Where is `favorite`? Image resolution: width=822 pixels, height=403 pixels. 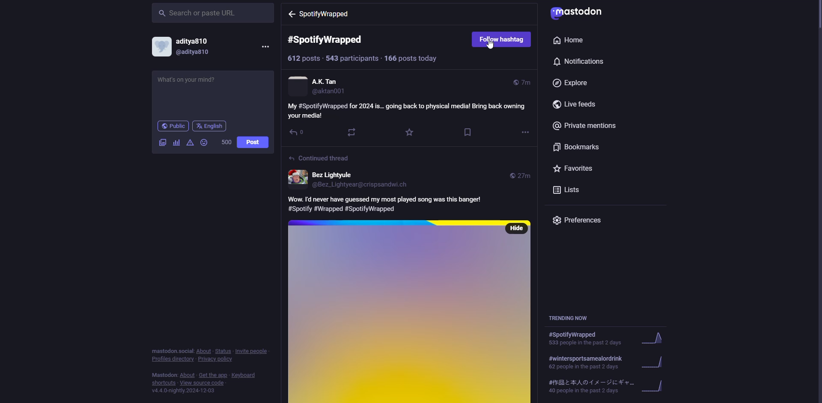
favorite is located at coordinates (410, 133).